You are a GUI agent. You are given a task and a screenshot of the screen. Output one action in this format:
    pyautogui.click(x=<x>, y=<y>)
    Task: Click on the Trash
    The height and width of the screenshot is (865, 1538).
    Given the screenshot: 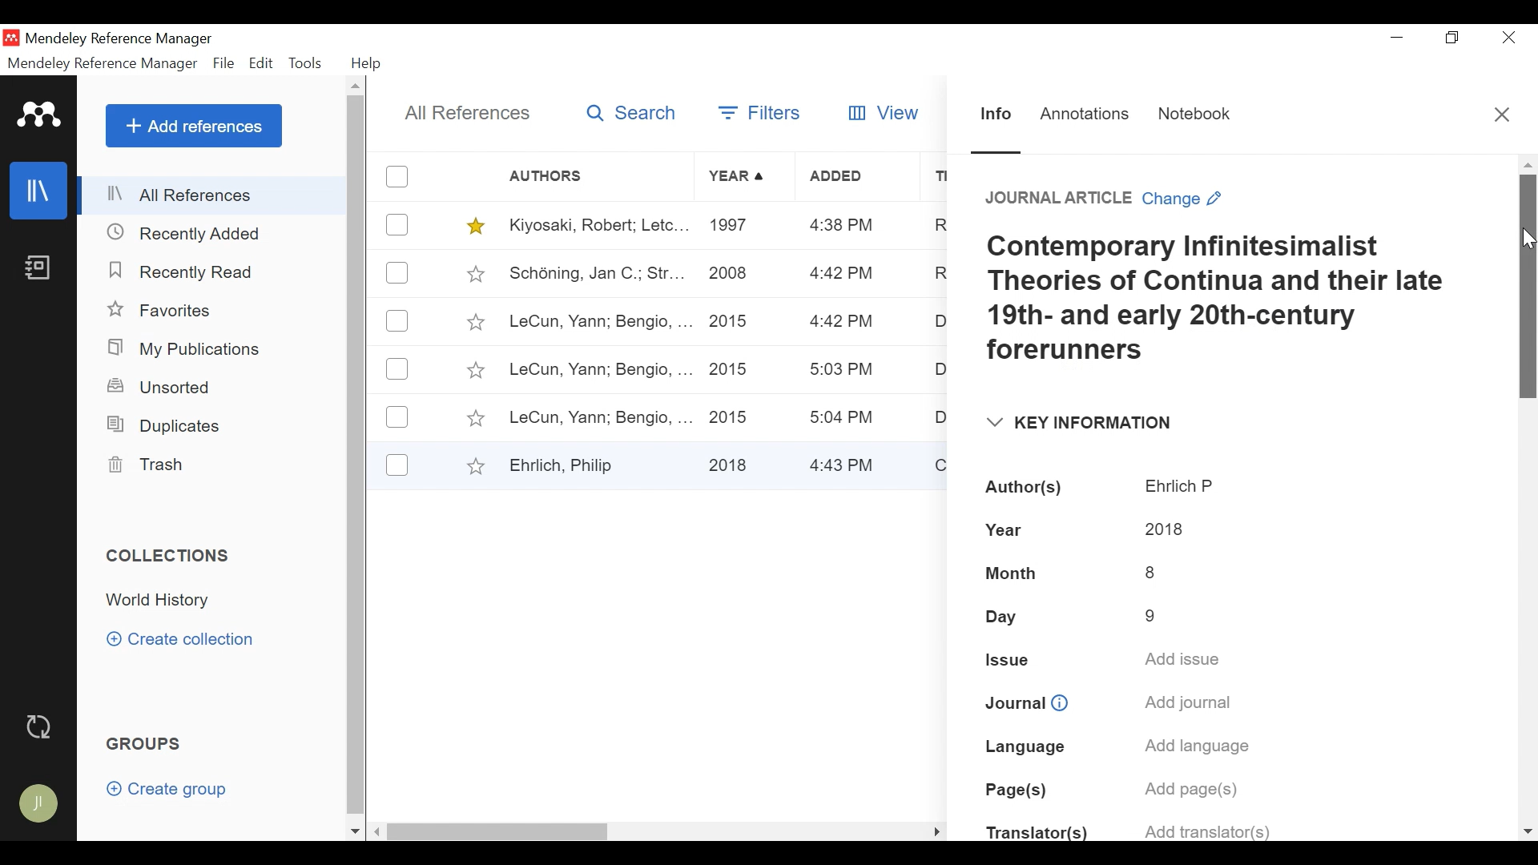 What is the action you would take?
    pyautogui.click(x=150, y=466)
    